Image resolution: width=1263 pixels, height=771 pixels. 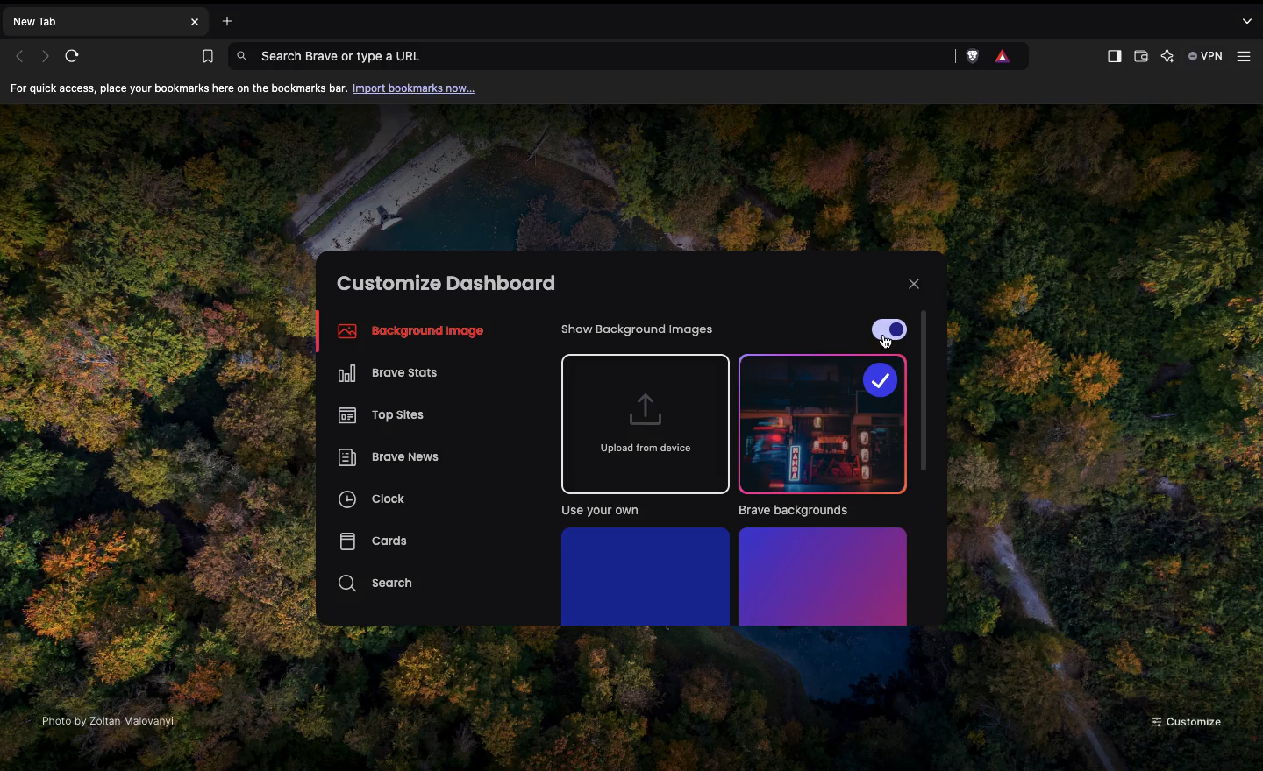 I want to click on Refresh page, so click(x=78, y=56).